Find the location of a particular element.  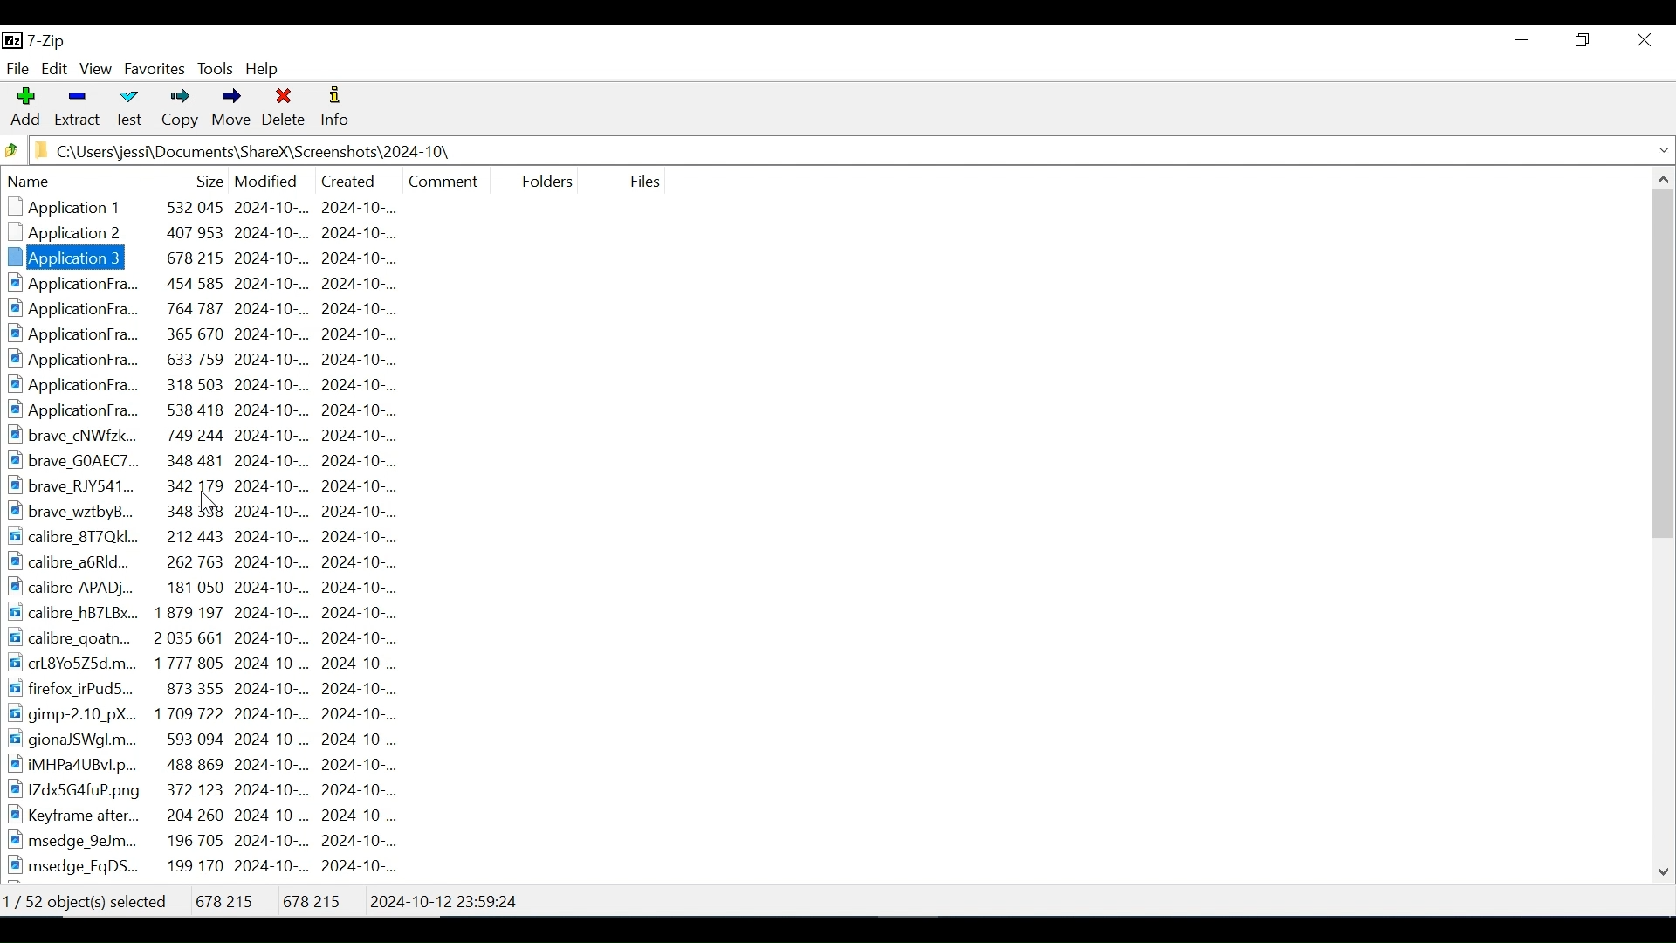

ApplicationFra... 318 503 2024-10-.. 2024-10-... is located at coordinates (213, 385).